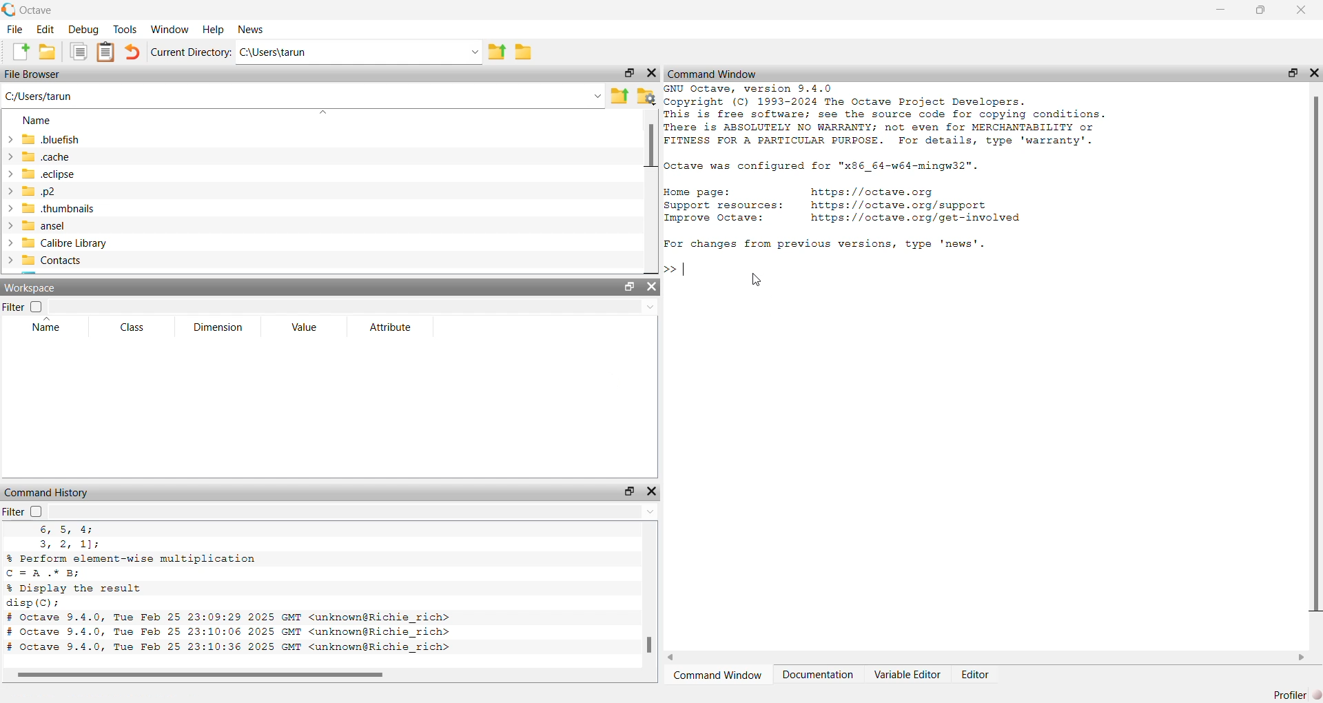 Image resolution: width=1323 pixels, height=703 pixels. Describe the element at coordinates (353, 306) in the screenshot. I see `Dropdown` at that location.